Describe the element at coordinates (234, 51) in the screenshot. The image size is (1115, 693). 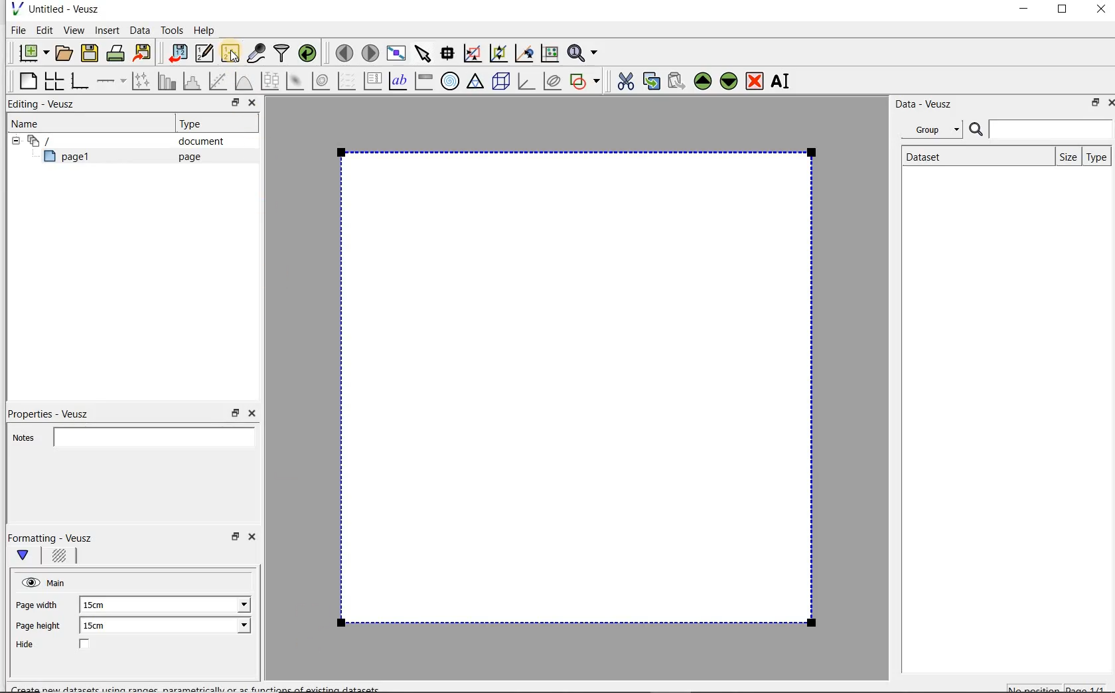
I see `Cursor` at that location.